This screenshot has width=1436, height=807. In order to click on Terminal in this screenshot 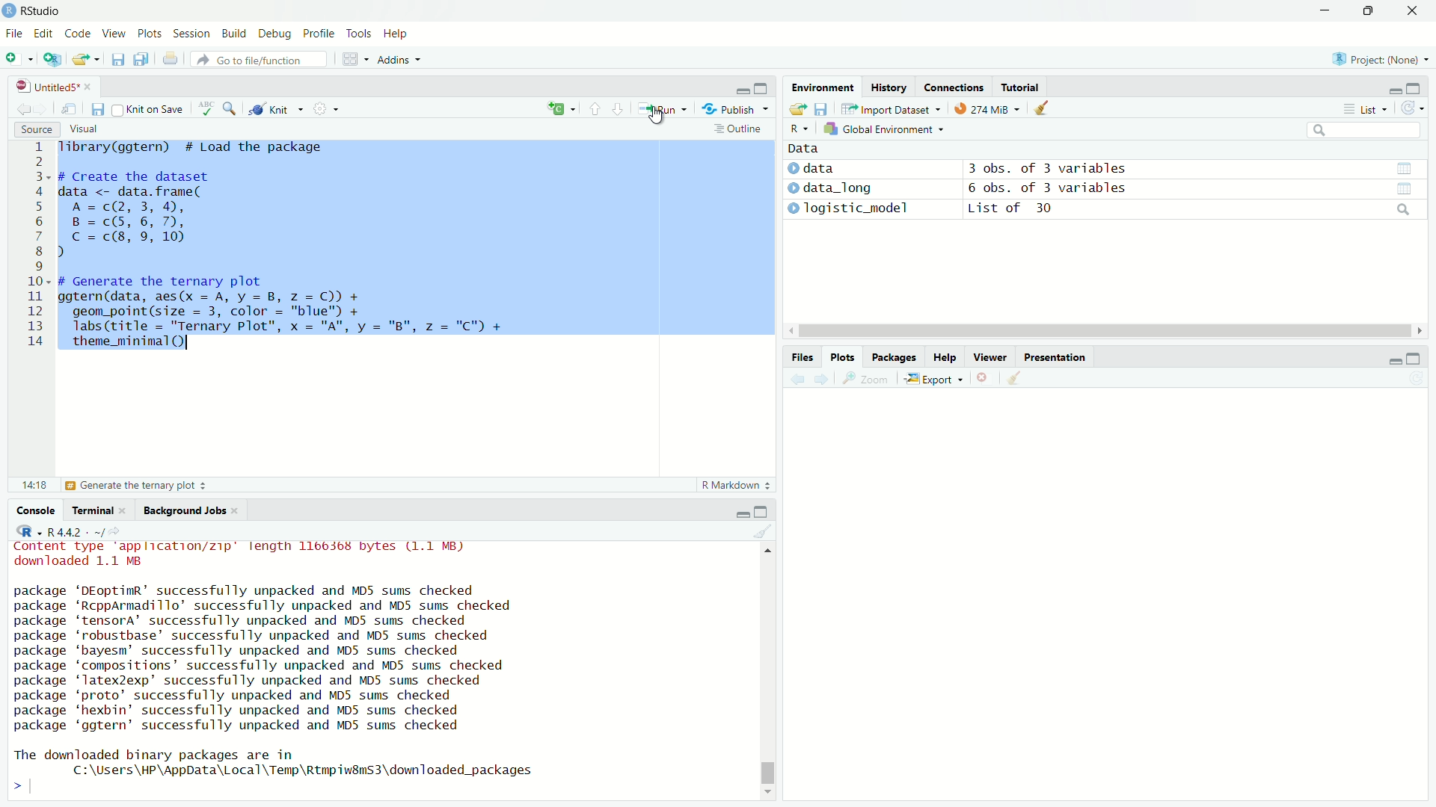, I will do `click(93, 510)`.